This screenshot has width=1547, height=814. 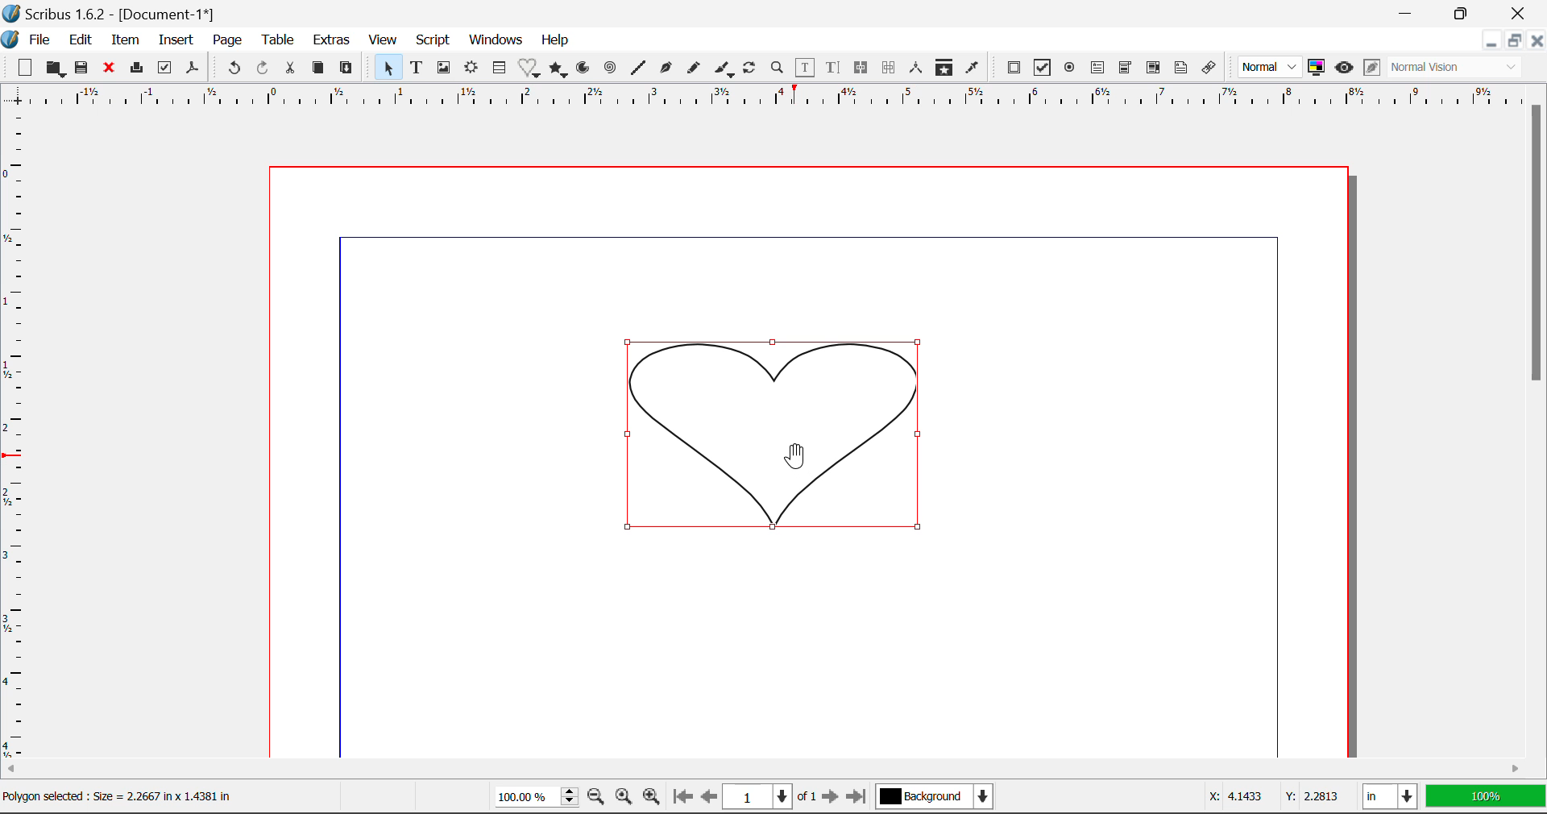 What do you see at coordinates (1317, 69) in the screenshot?
I see `Toggle color management system` at bounding box center [1317, 69].